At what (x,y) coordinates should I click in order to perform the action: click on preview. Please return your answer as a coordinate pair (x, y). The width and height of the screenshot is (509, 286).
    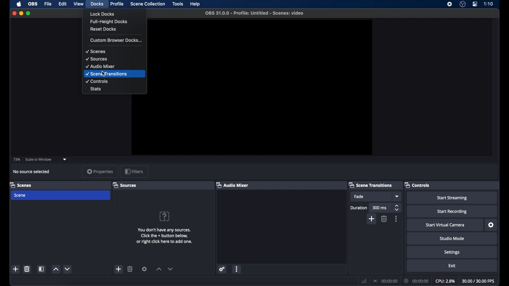
    Looking at the image, I should click on (265, 88).